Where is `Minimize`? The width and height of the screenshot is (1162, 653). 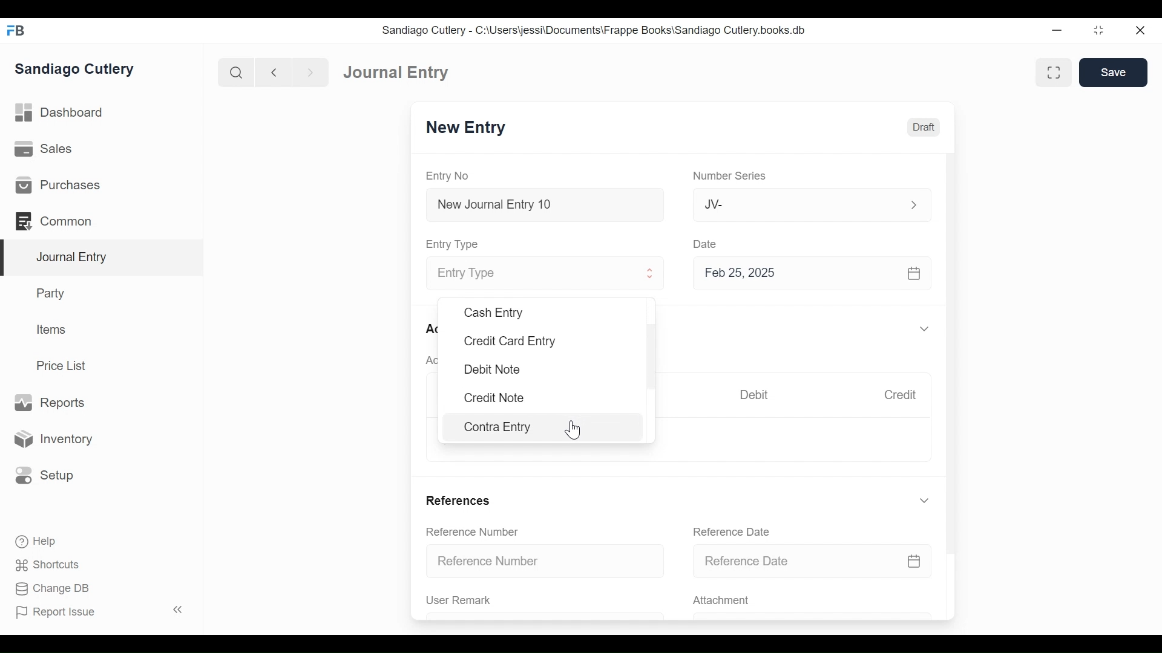
Minimize is located at coordinates (1059, 31).